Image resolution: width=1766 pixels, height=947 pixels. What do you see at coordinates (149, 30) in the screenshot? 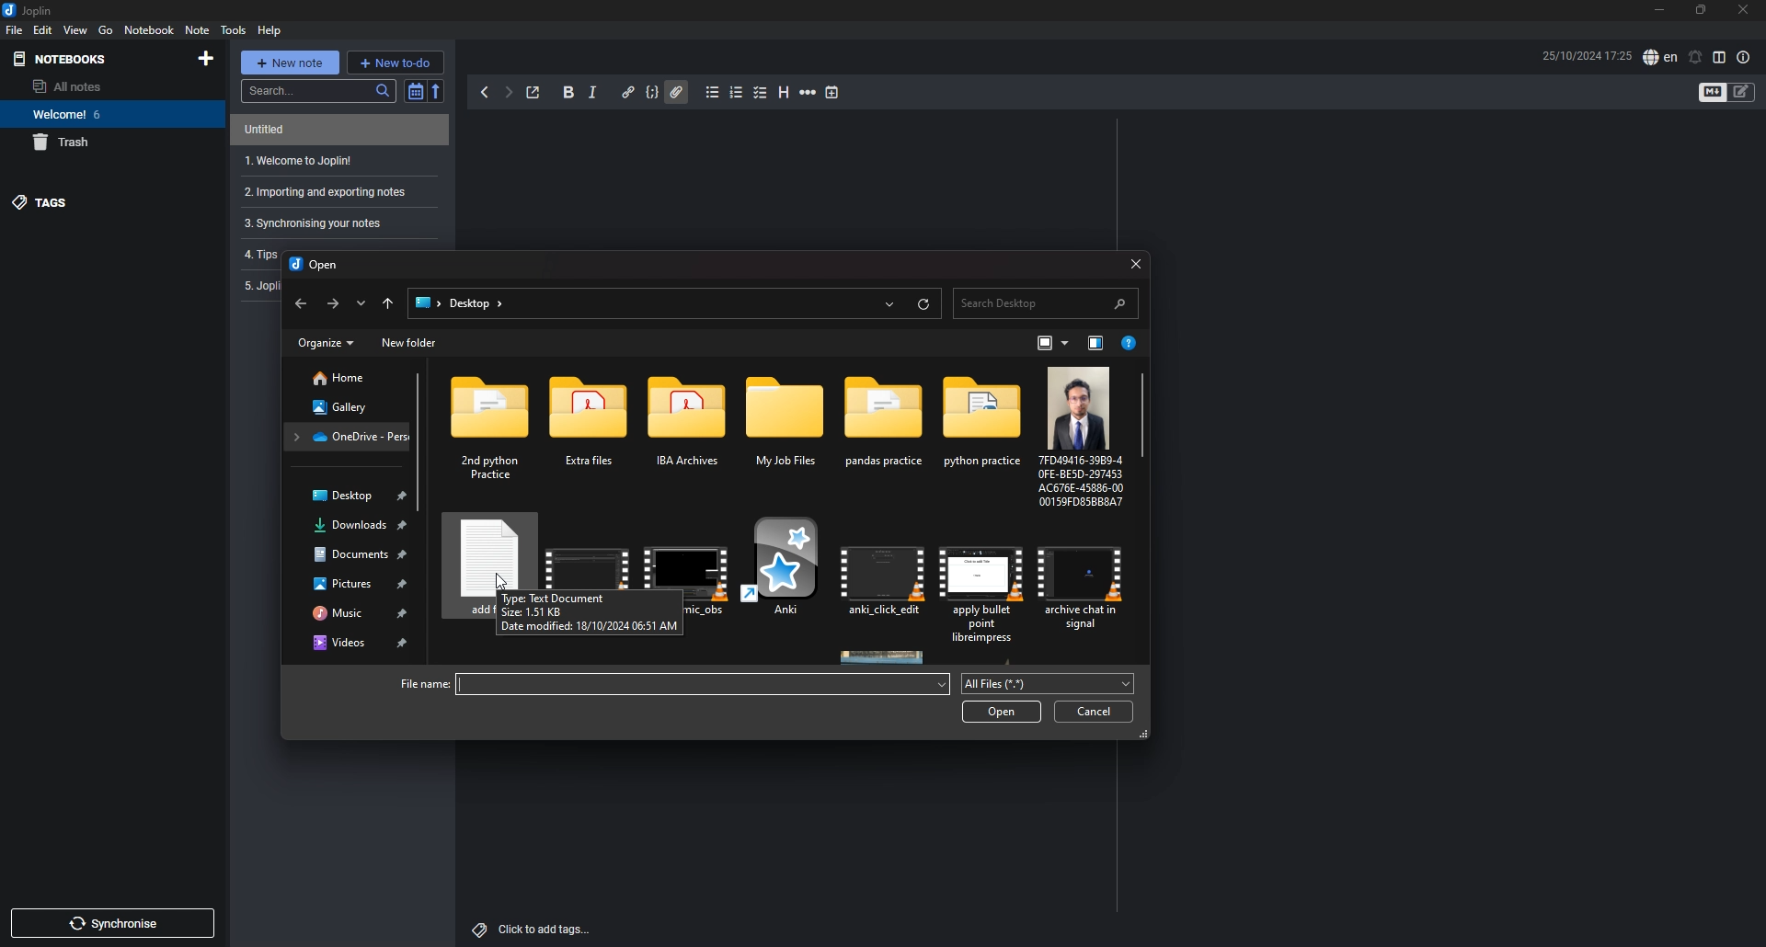
I see `notebook` at bounding box center [149, 30].